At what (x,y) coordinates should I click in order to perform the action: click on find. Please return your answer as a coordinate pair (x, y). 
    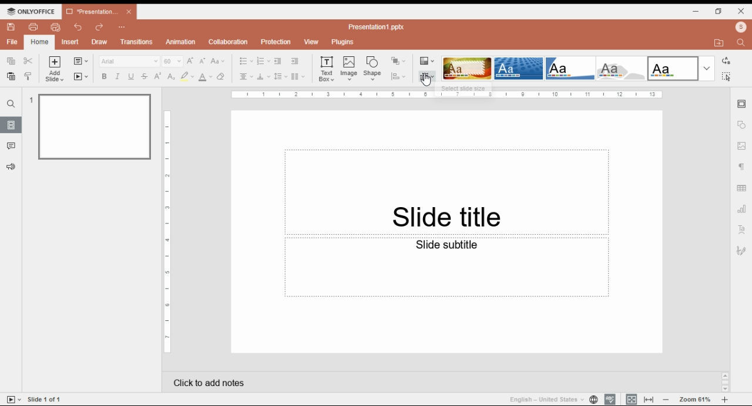
    Looking at the image, I should click on (726, 76).